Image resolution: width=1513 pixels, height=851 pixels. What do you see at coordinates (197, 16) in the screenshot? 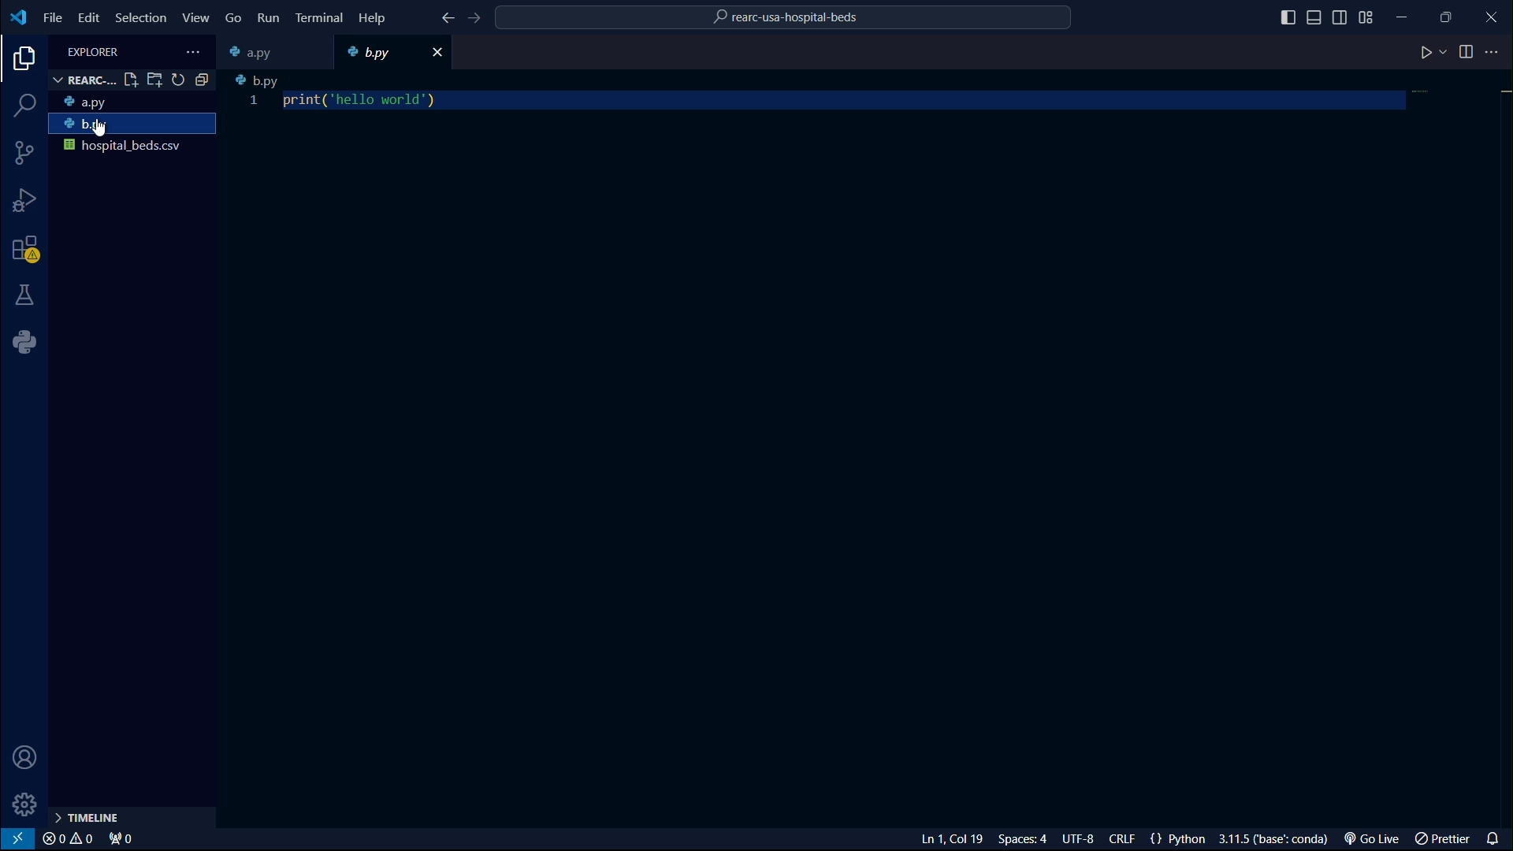
I see `view menu` at bounding box center [197, 16].